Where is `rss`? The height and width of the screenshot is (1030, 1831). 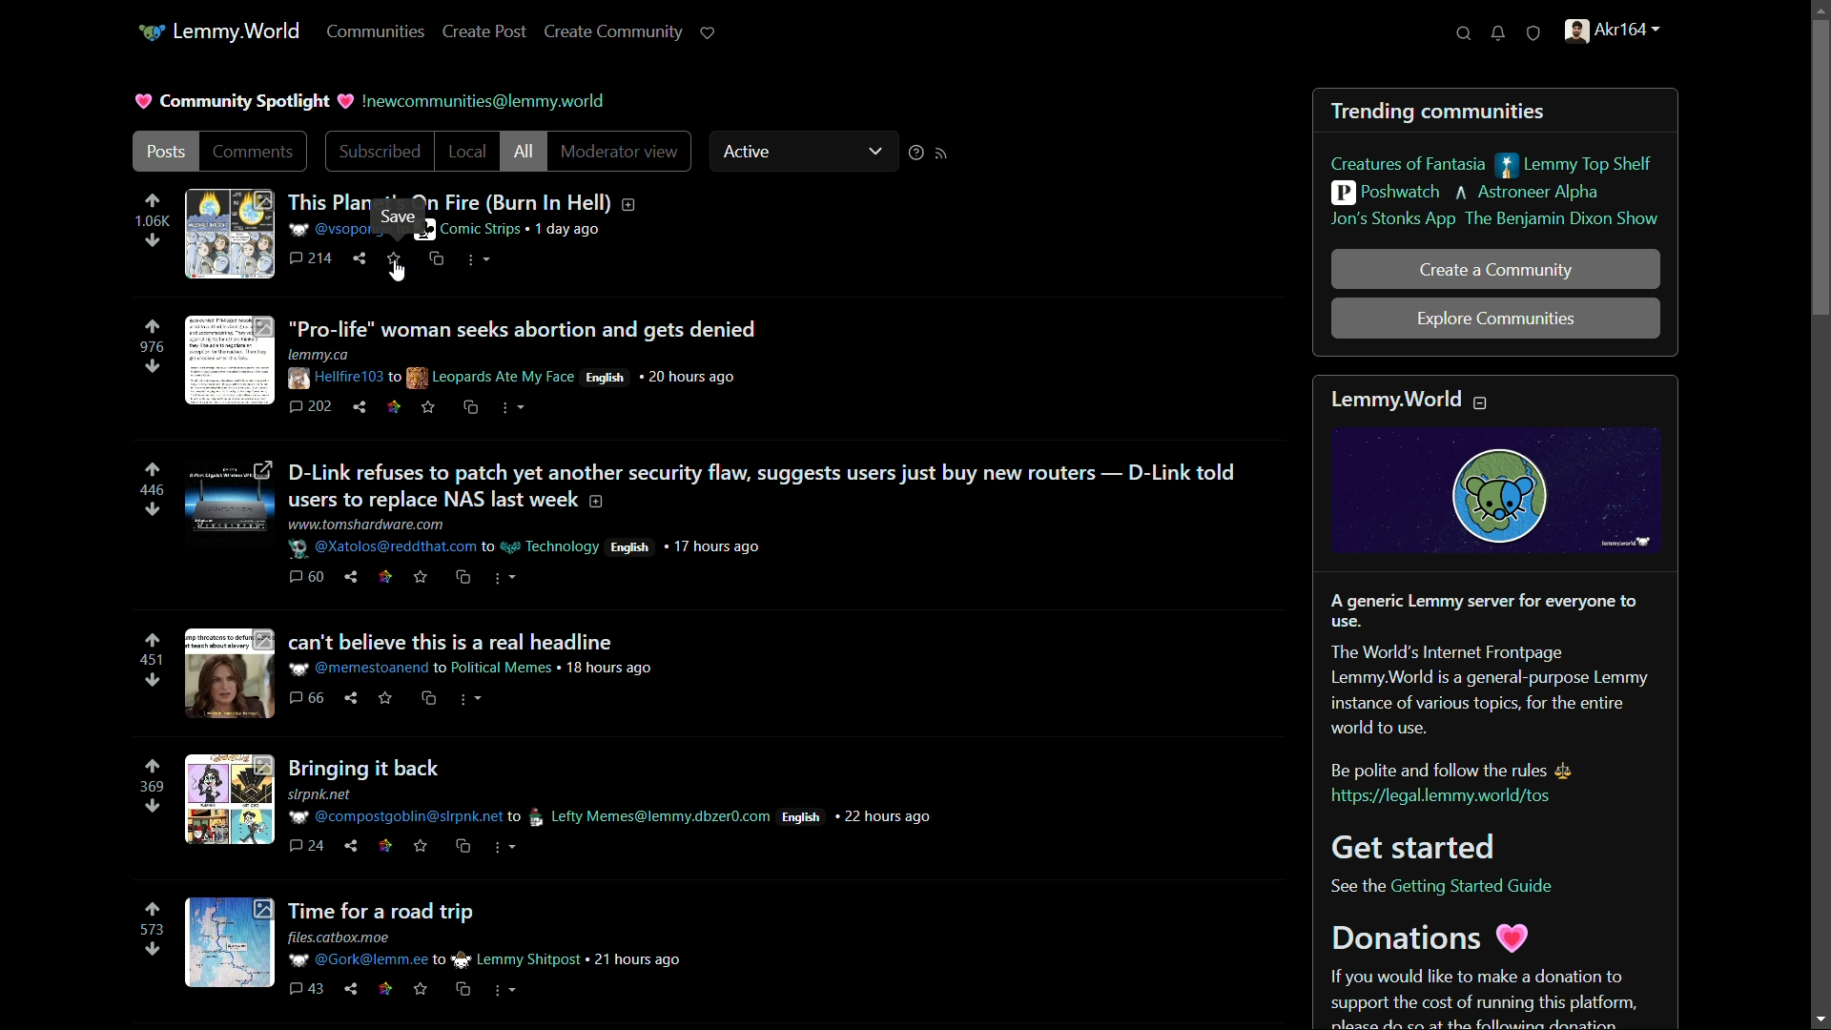
rss is located at coordinates (945, 153).